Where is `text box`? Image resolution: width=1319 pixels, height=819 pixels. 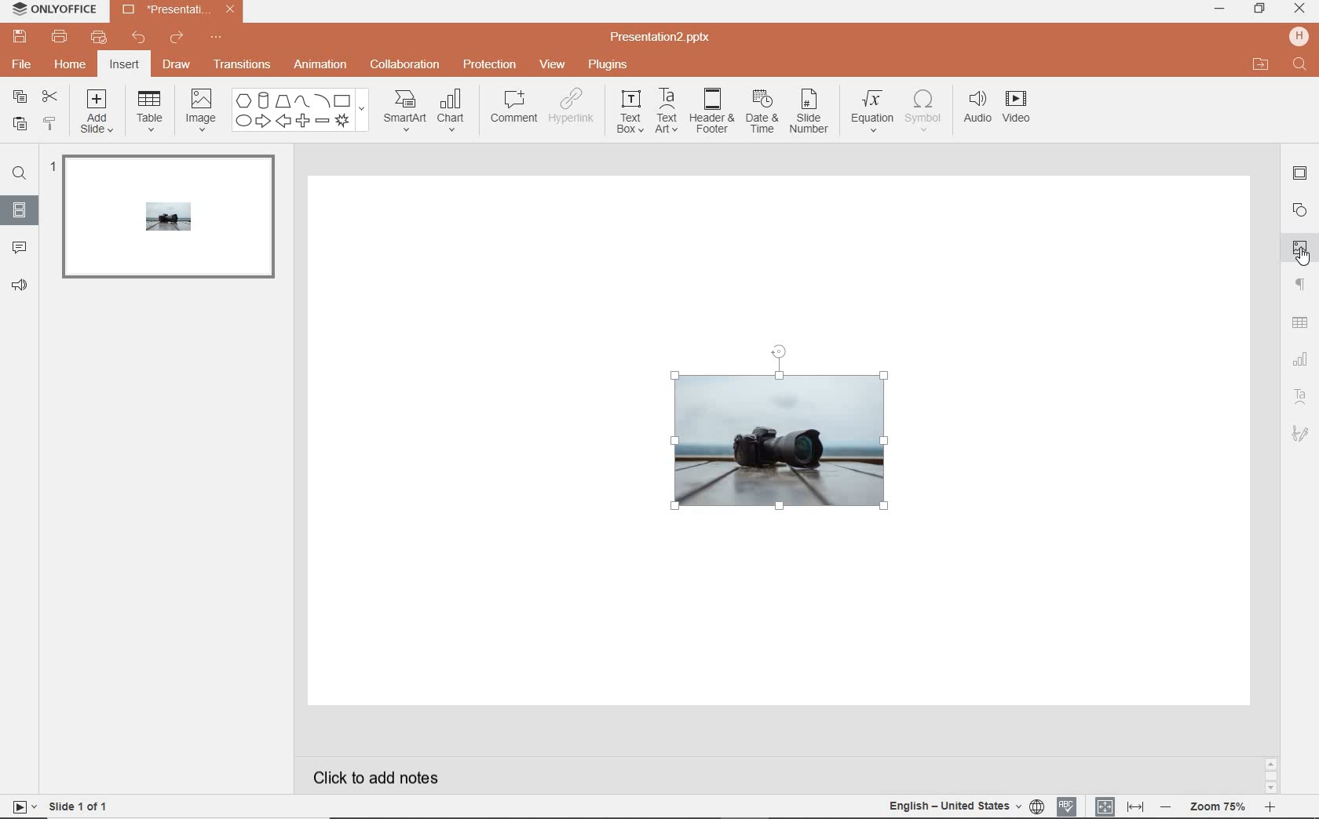
text box is located at coordinates (630, 114).